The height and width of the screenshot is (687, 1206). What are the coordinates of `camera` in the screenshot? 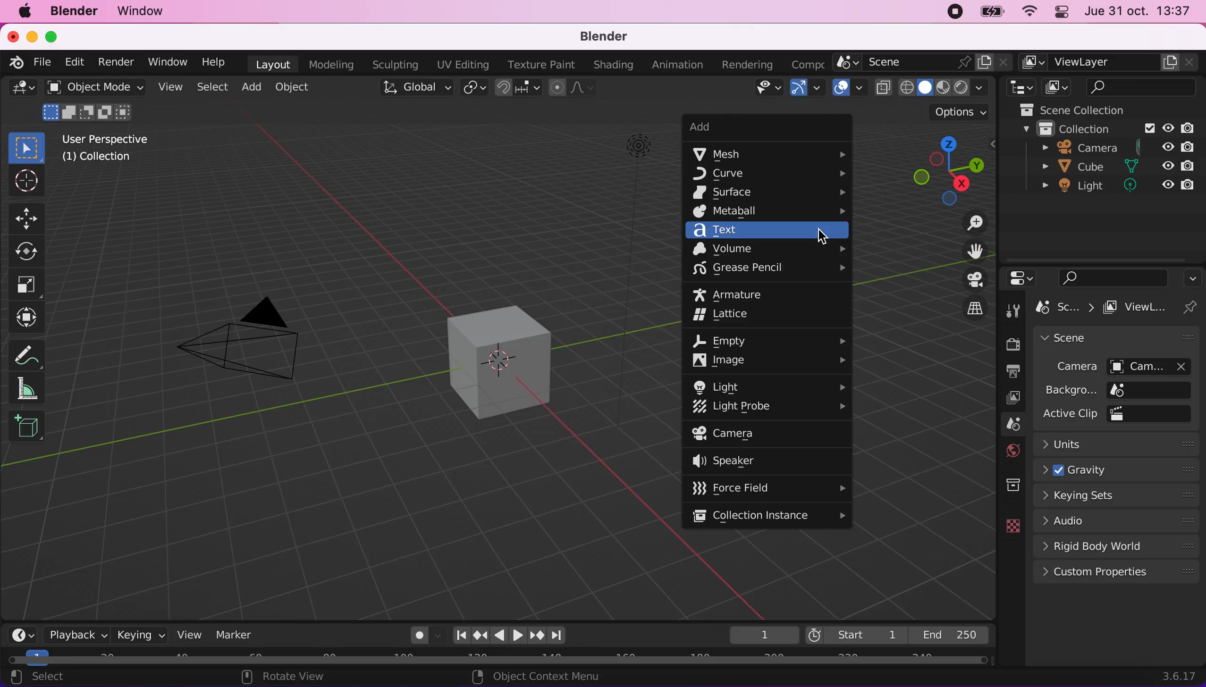 It's located at (247, 335).